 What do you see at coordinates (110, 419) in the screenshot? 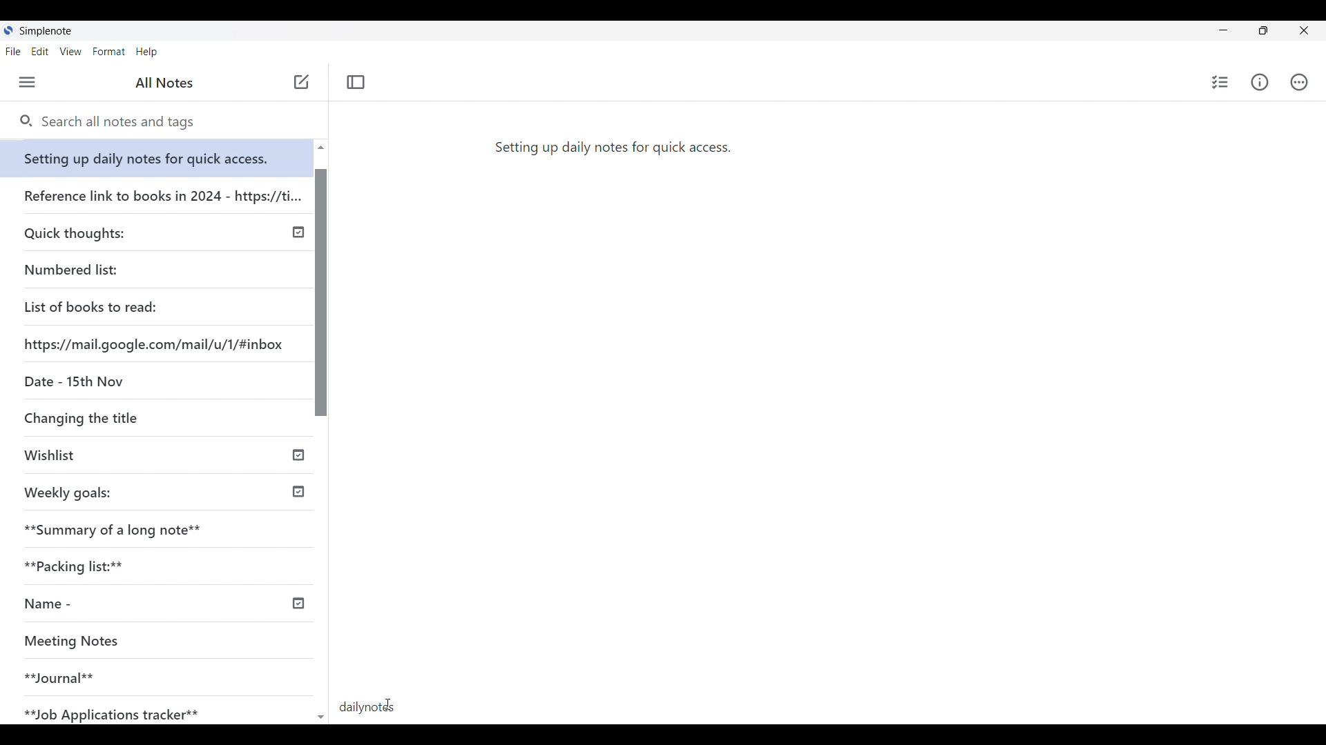
I see `Changing the title` at bounding box center [110, 419].